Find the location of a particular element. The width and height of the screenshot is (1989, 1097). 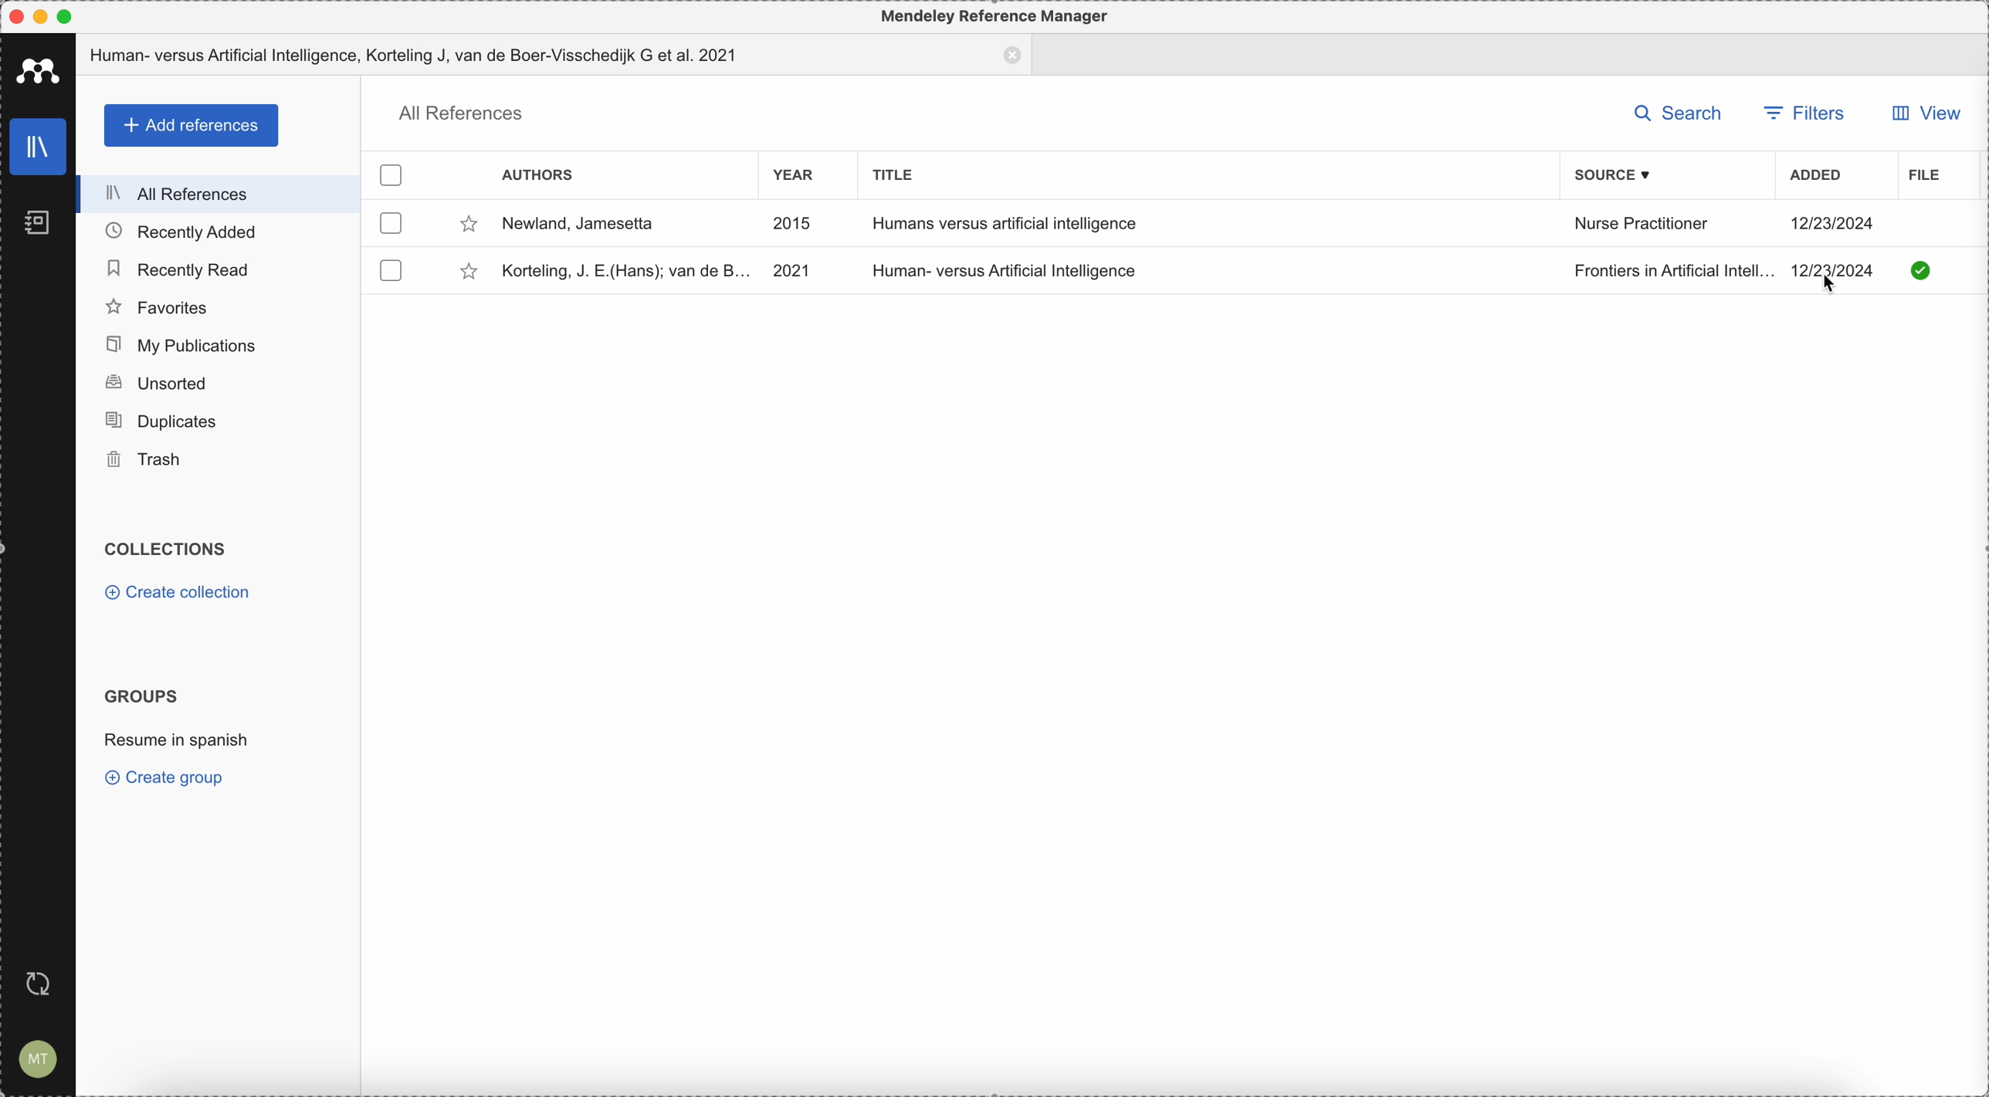

all references is located at coordinates (458, 113).